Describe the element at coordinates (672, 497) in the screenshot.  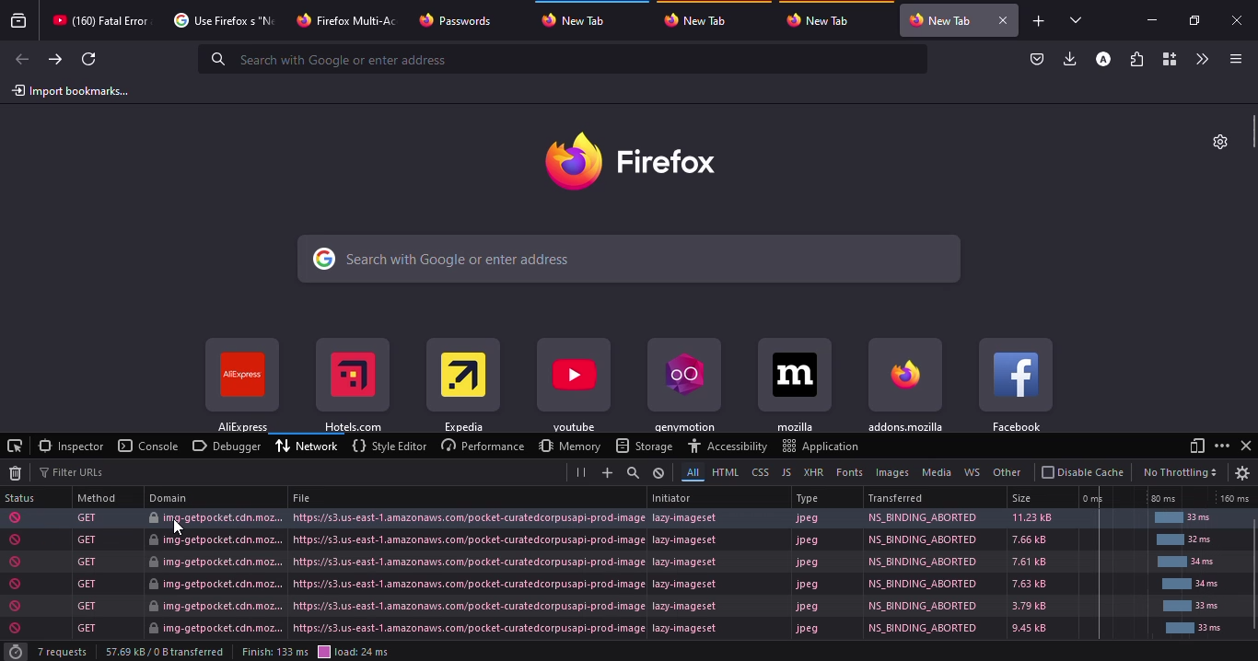
I see `initiator` at that location.